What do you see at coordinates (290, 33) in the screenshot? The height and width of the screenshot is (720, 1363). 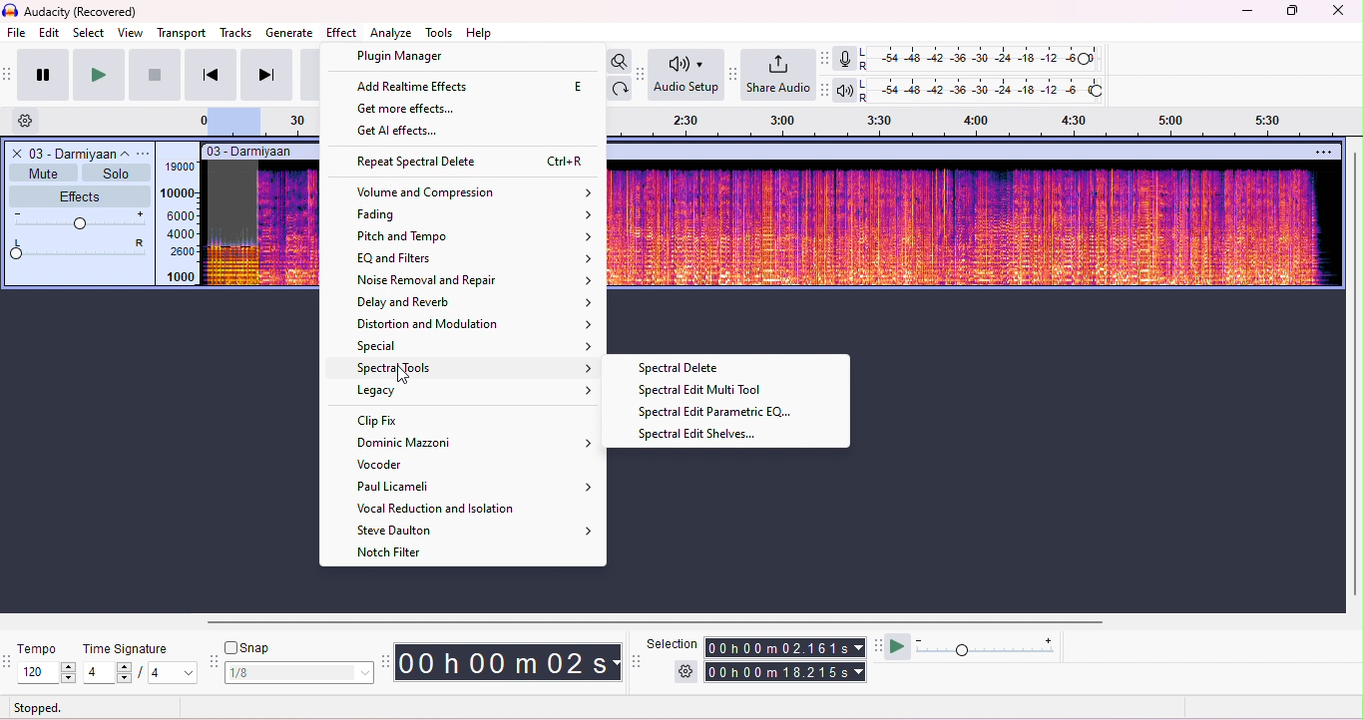 I see `generate` at bounding box center [290, 33].